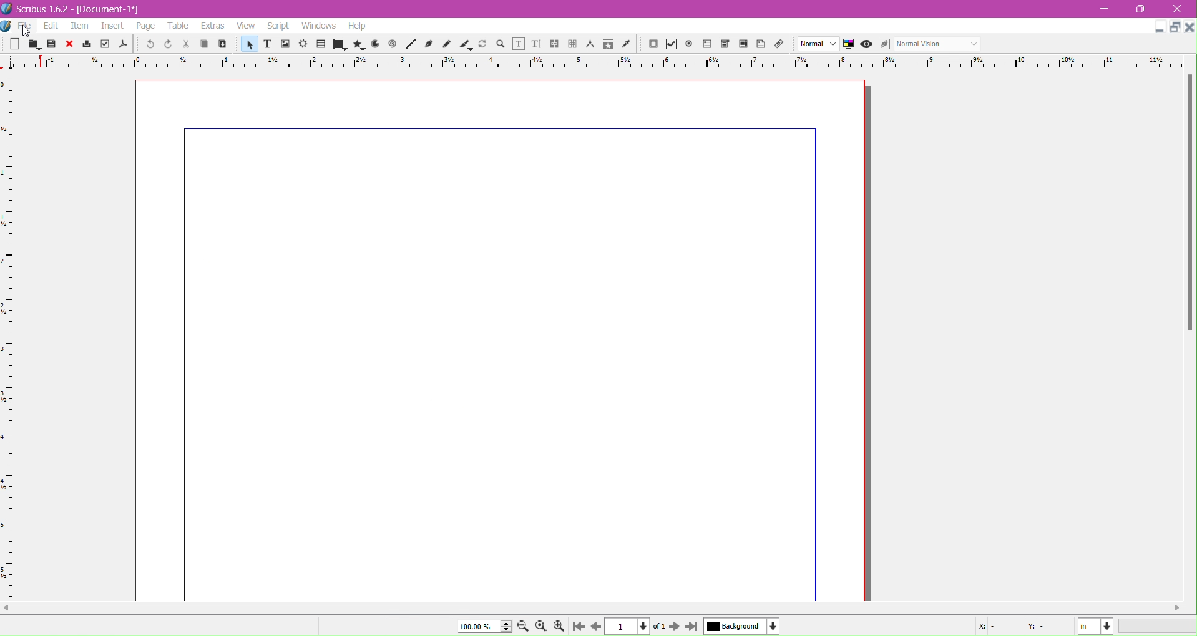  Describe the element at coordinates (1105, 9) in the screenshot. I see `minimize` at that location.